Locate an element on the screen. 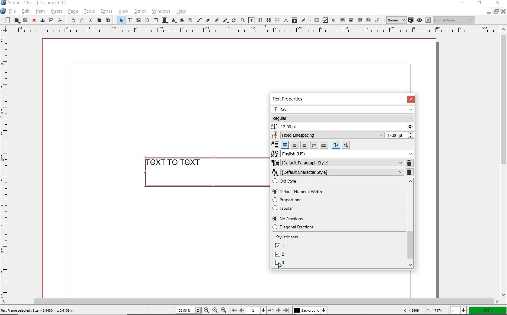 This screenshot has width=507, height=315. page is located at coordinates (73, 12).